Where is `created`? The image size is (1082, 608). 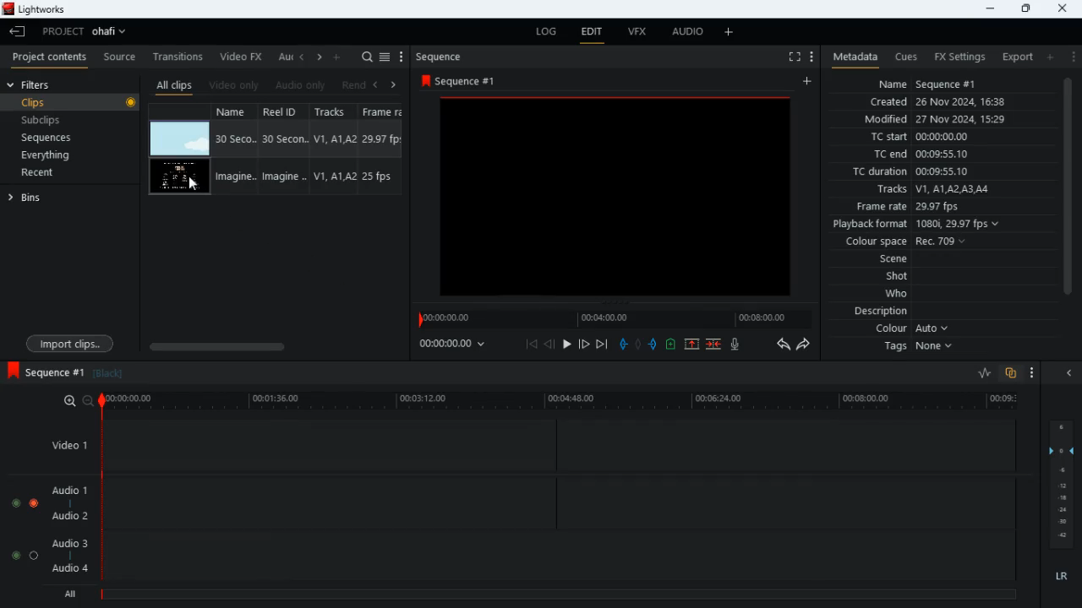 created is located at coordinates (939, 103).